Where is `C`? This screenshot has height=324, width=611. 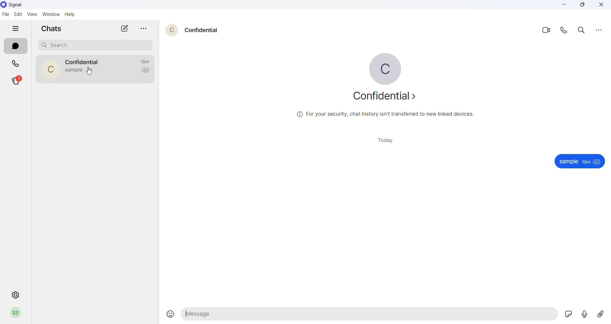
C is located at coordinates (387, 68).